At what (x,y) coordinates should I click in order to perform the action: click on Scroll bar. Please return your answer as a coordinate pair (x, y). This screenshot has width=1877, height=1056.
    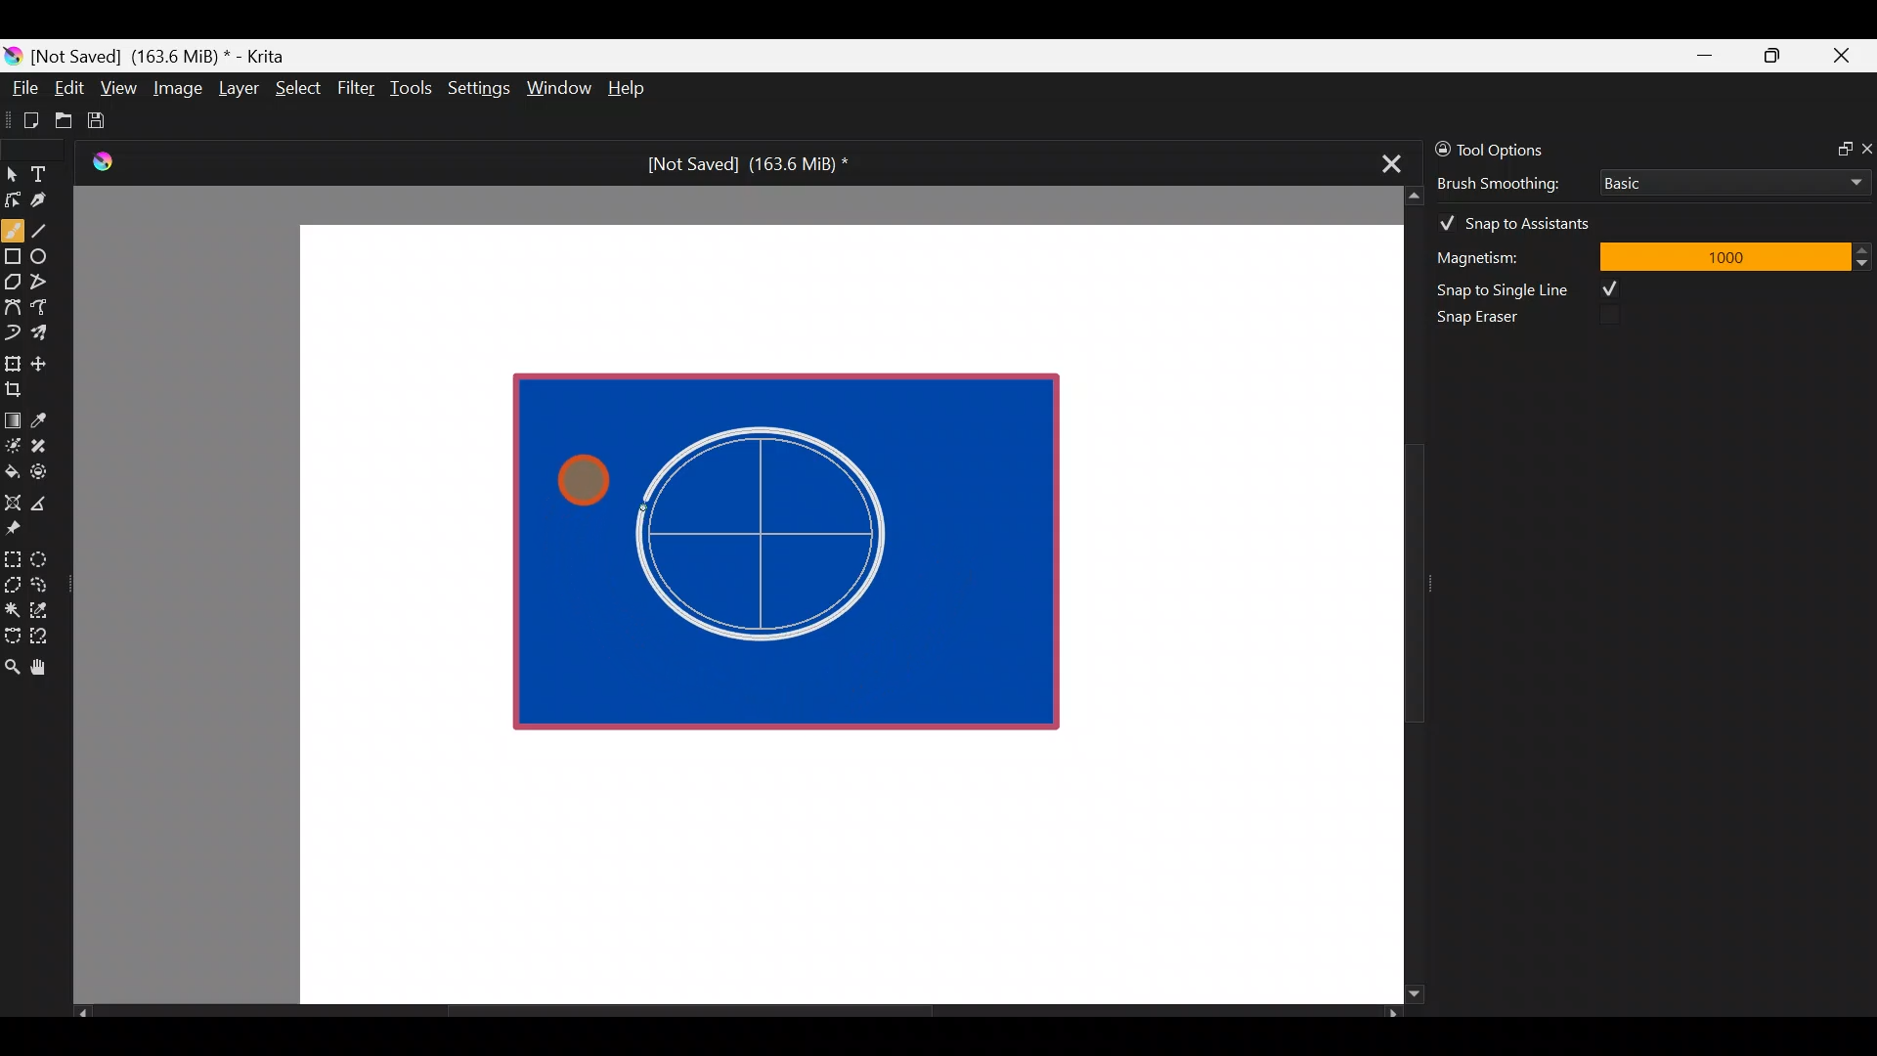
    Looking at the image, I should click on (737, 1013).